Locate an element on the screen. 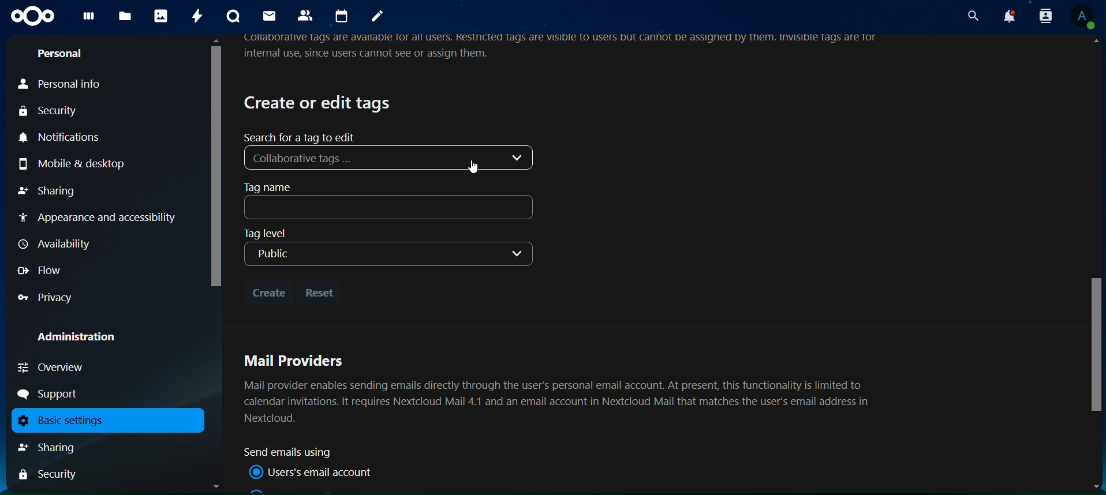 This screenshot has width=1106, height=495. sharing is located at coordinates (60, 447).